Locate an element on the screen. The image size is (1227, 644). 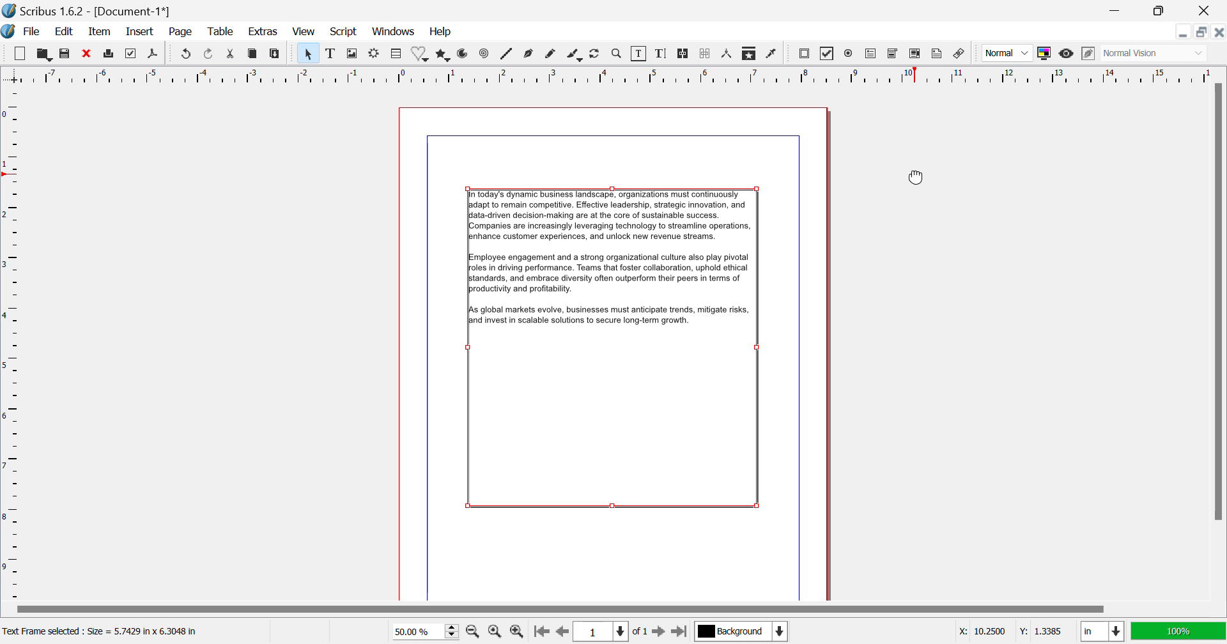
Extras is located at coordinates (265, 32).